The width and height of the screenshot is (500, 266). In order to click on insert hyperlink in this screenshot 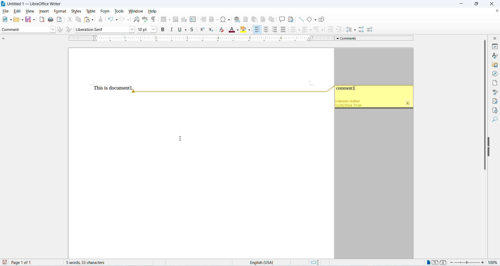, I will do `click(236, 19)`.